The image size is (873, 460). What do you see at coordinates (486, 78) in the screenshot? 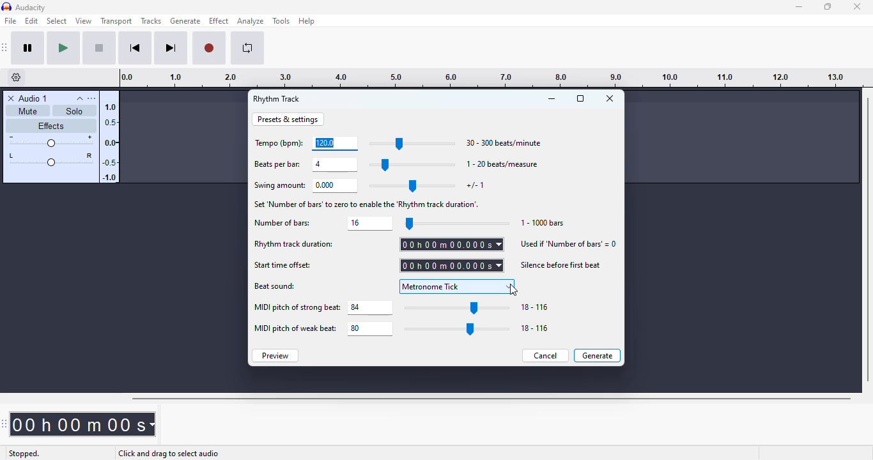
I see `timeline` at bounding box center [486, 78].